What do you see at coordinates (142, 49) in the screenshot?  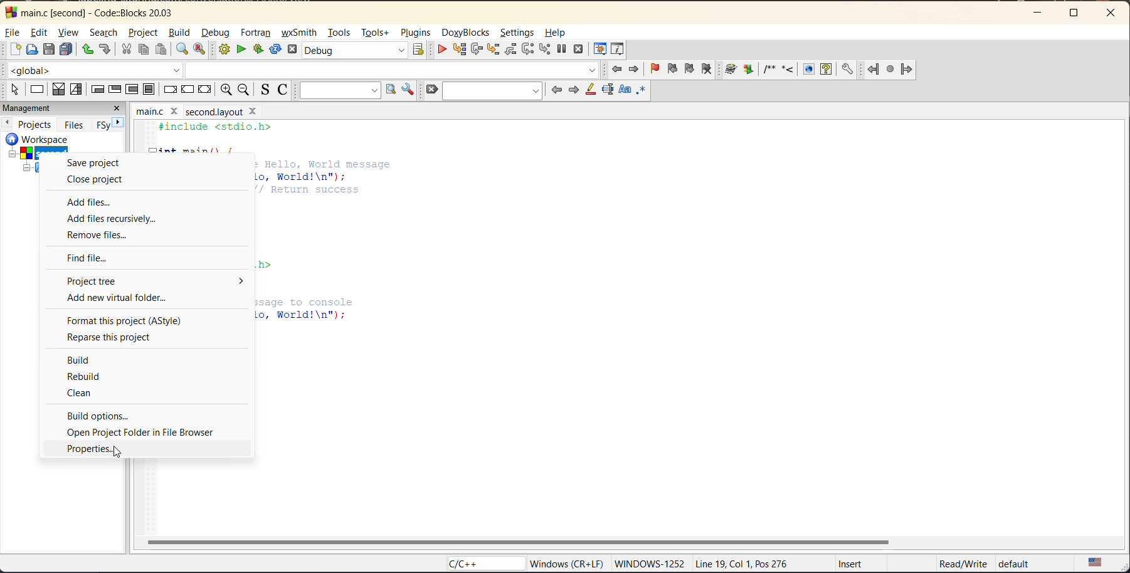 I see `copy` at bounding box center [142, 49].